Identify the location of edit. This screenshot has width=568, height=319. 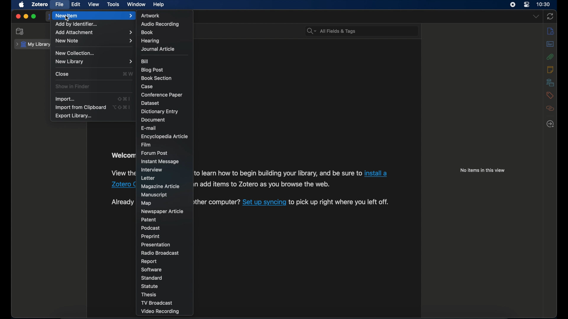
(77, 4).